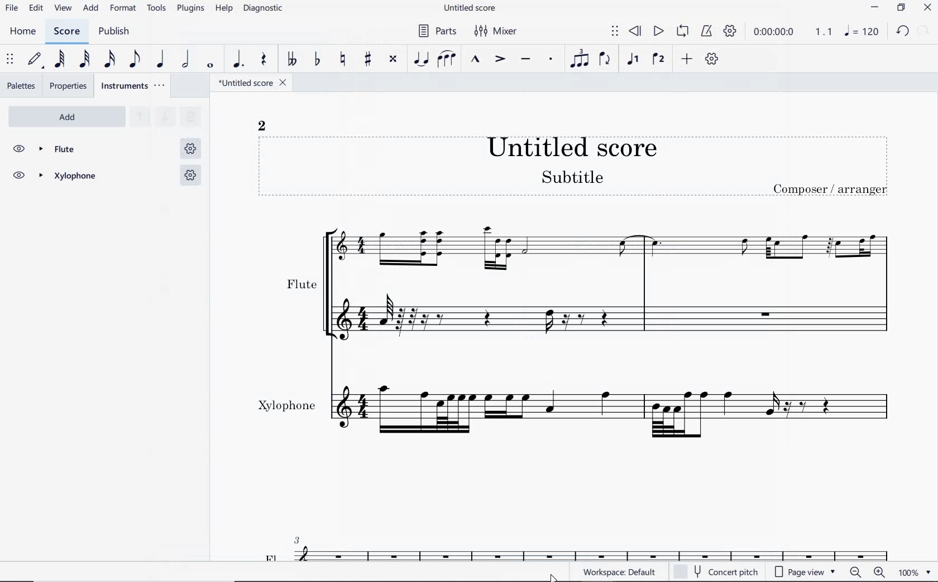 This screenshot has width=938, height=582. I want to click on MARCATO, so click(476, 59).